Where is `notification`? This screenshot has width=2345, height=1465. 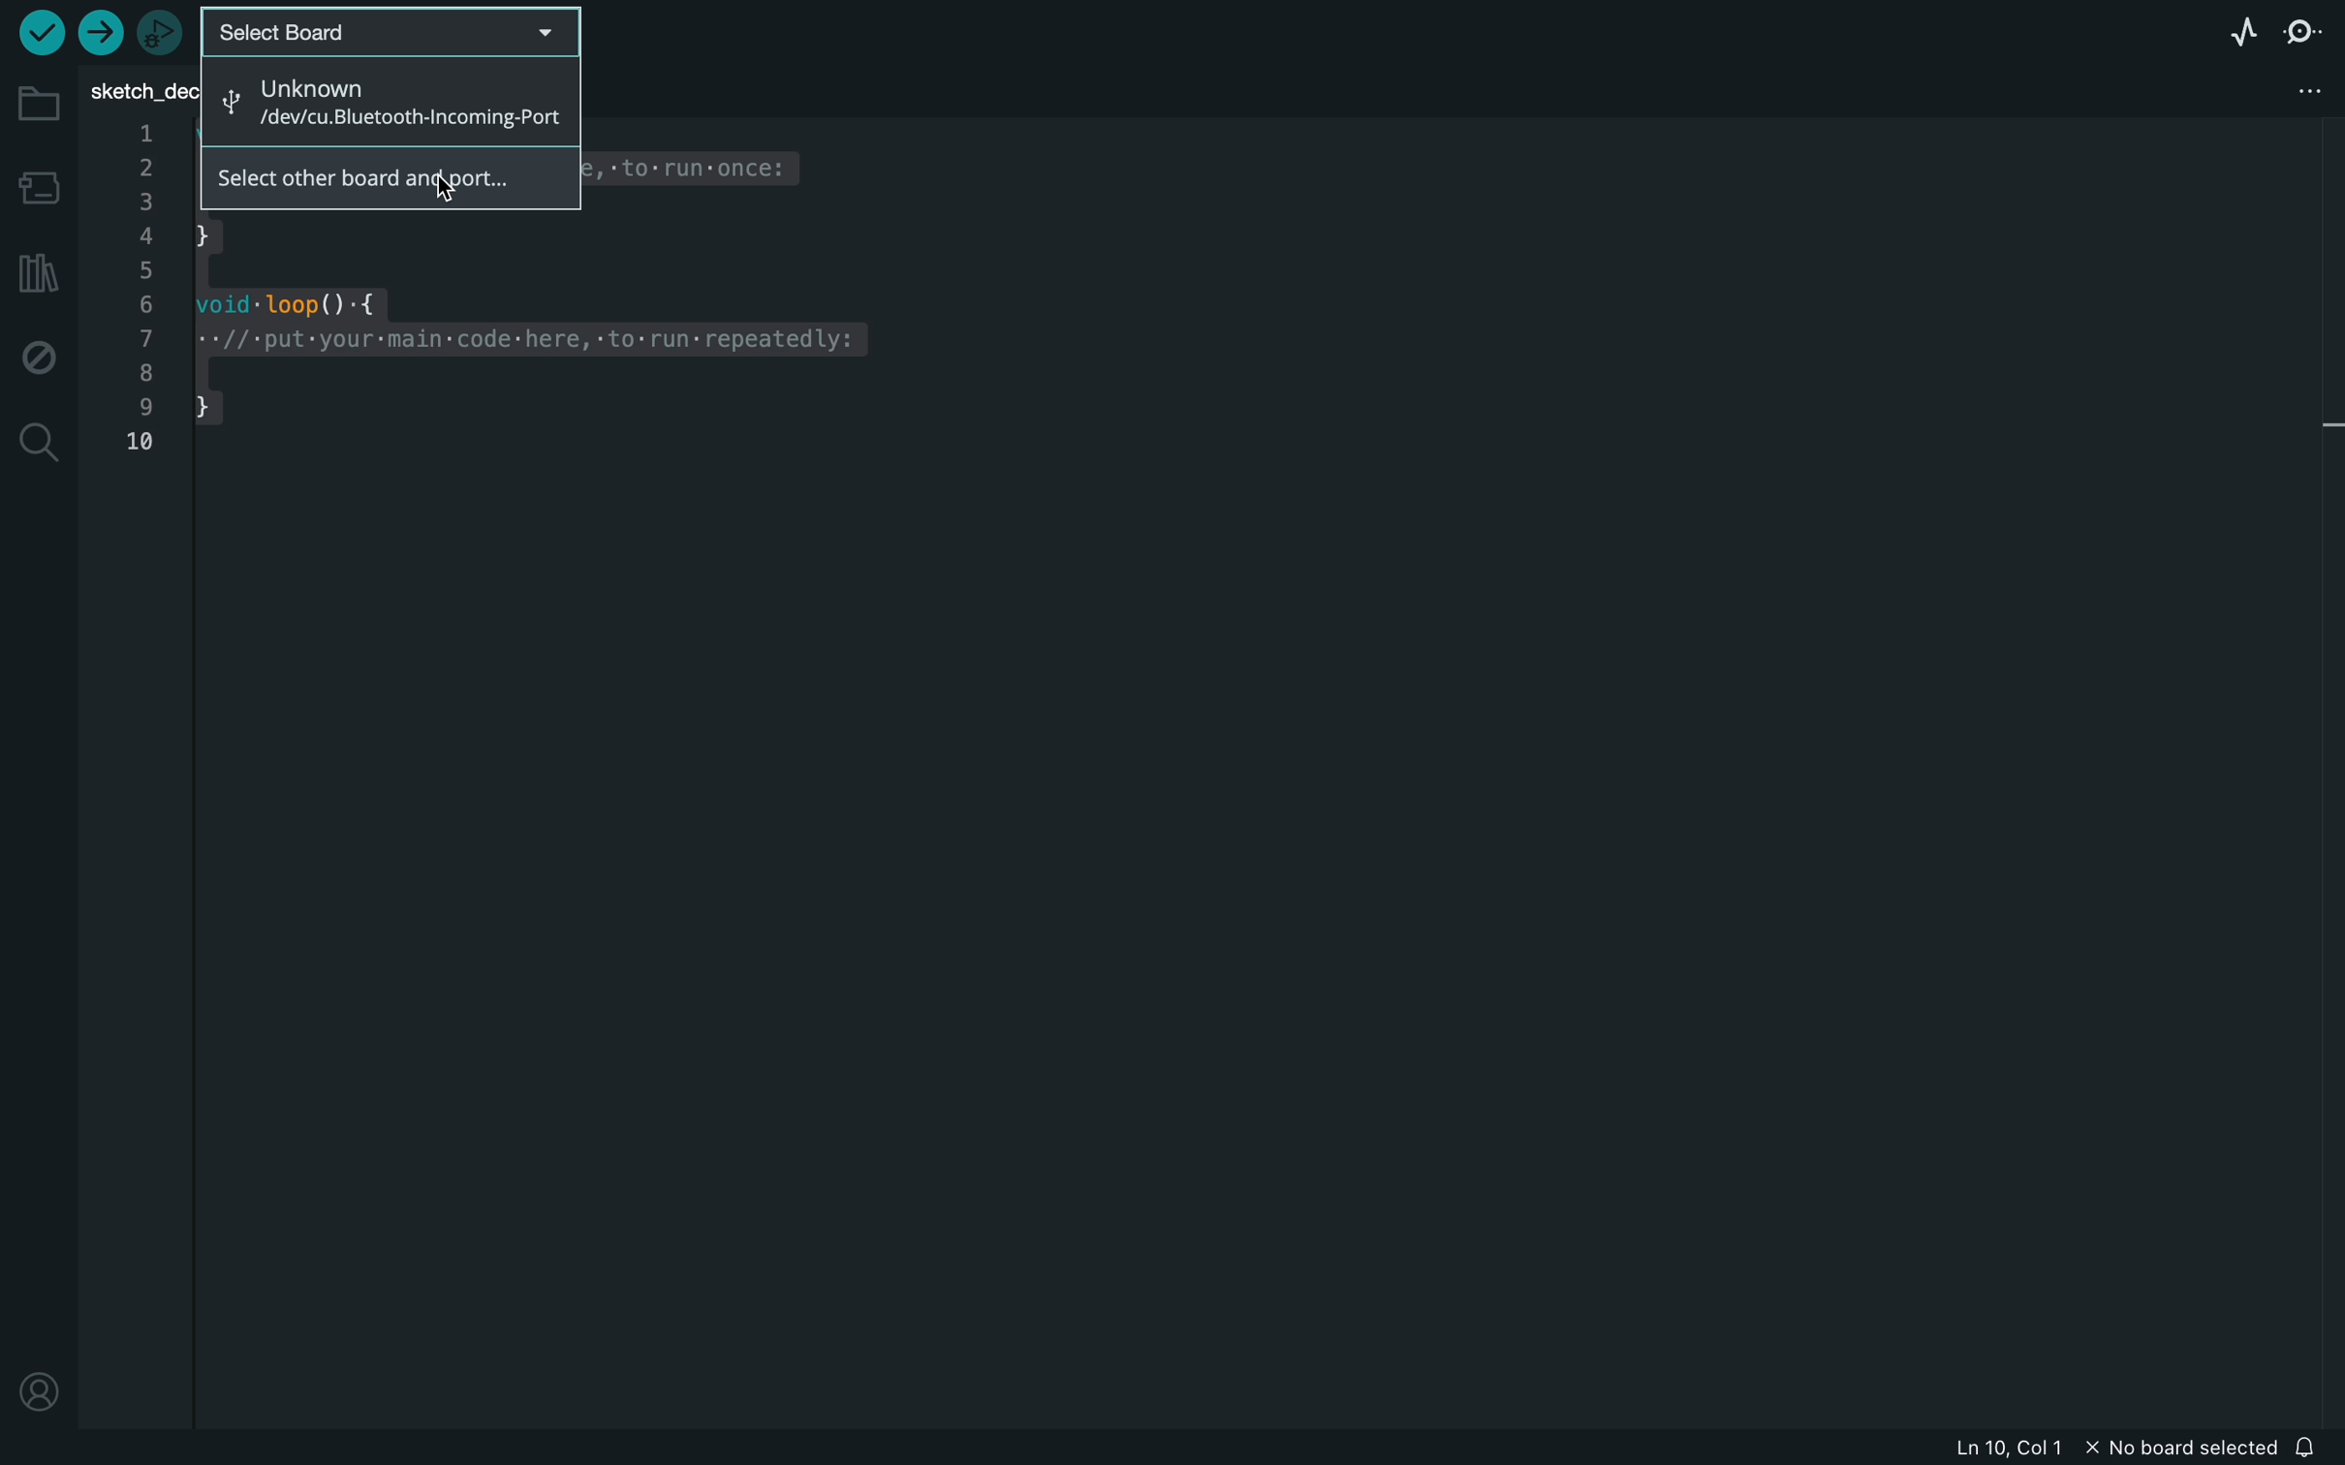 notification is located at coordinates (2314, 1445).